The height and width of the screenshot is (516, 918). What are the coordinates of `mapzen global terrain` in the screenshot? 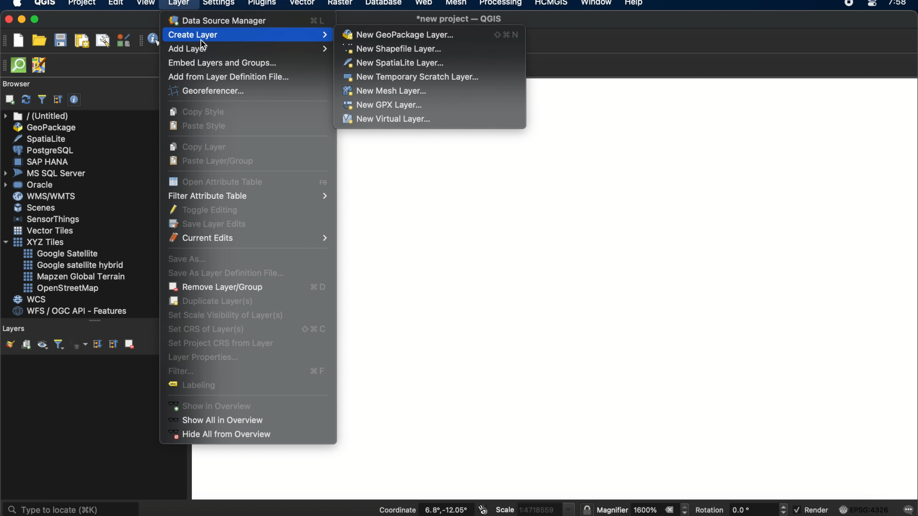 It's located at (75, 277).